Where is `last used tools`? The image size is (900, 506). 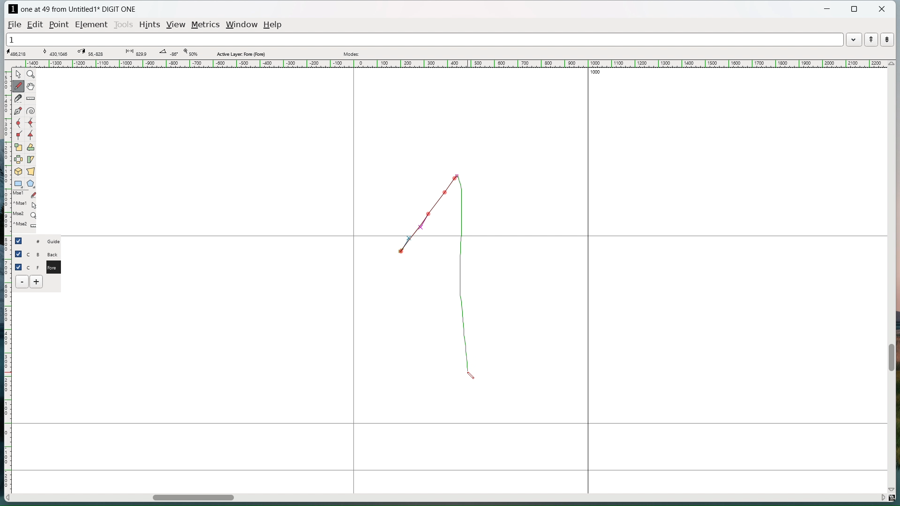
last used tools is located at coordinates (24, 212).